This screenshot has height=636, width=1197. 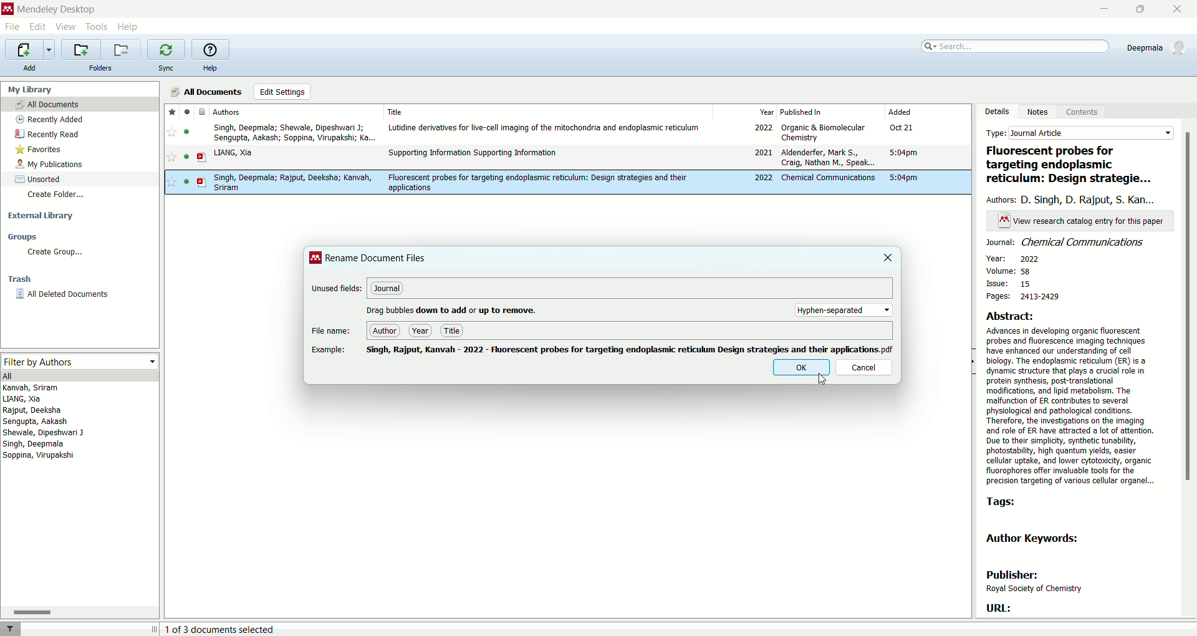 I want to click on example, so click(x=331, y=350).